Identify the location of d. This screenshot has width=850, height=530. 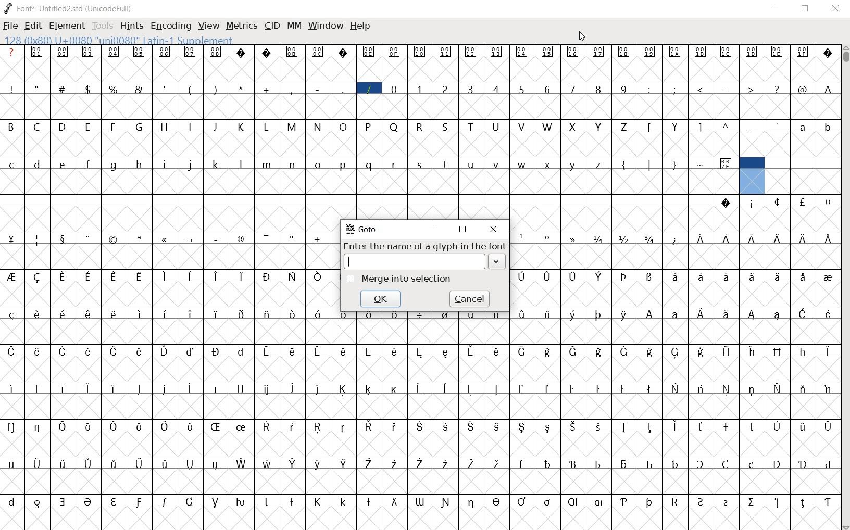
(37, 163).